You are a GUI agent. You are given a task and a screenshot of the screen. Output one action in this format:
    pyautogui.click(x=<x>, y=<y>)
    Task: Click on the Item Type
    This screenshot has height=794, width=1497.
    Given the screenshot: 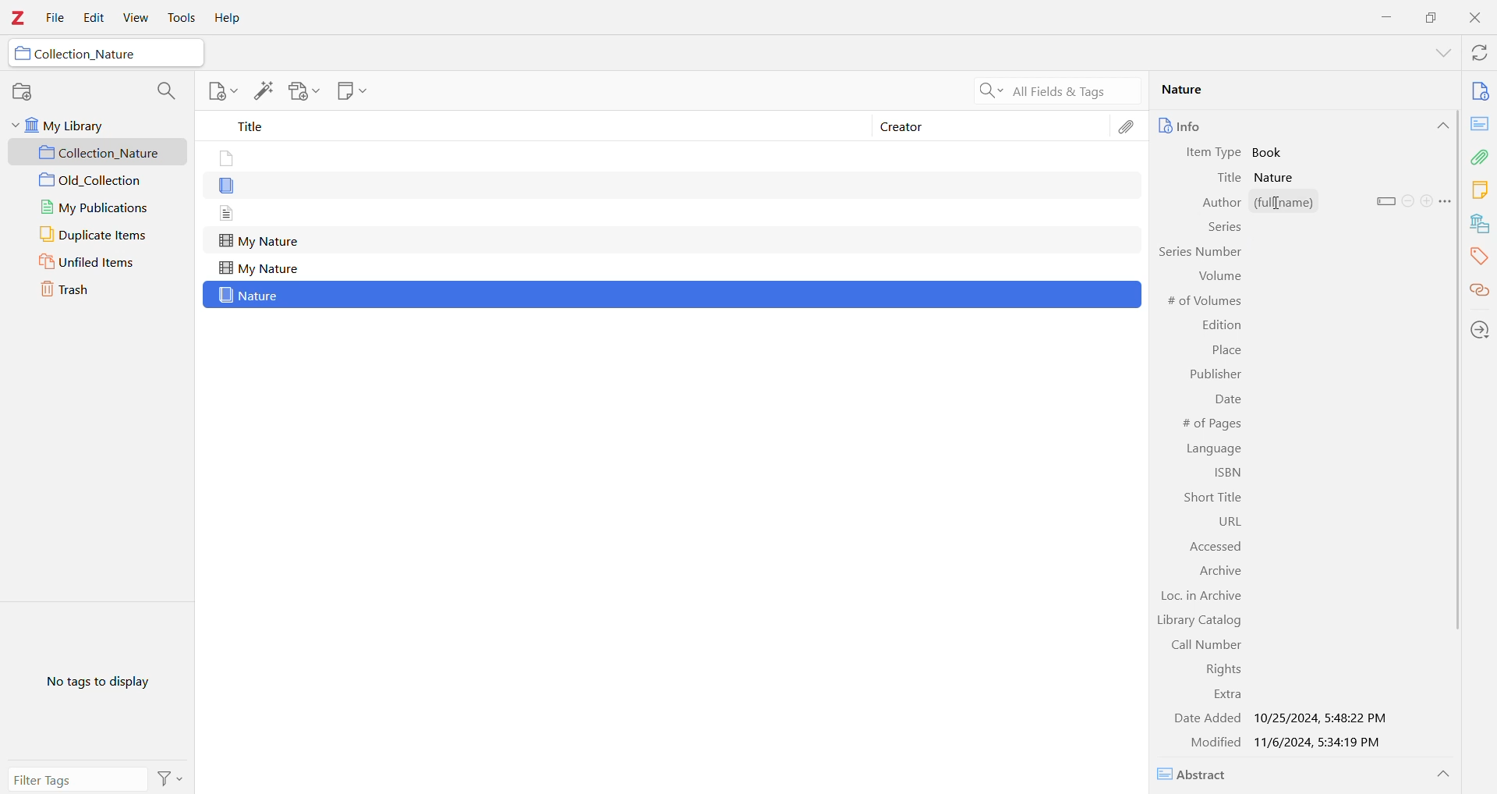 What is the action you would take?
    pyautogui.click(x=1216, y=153)
    